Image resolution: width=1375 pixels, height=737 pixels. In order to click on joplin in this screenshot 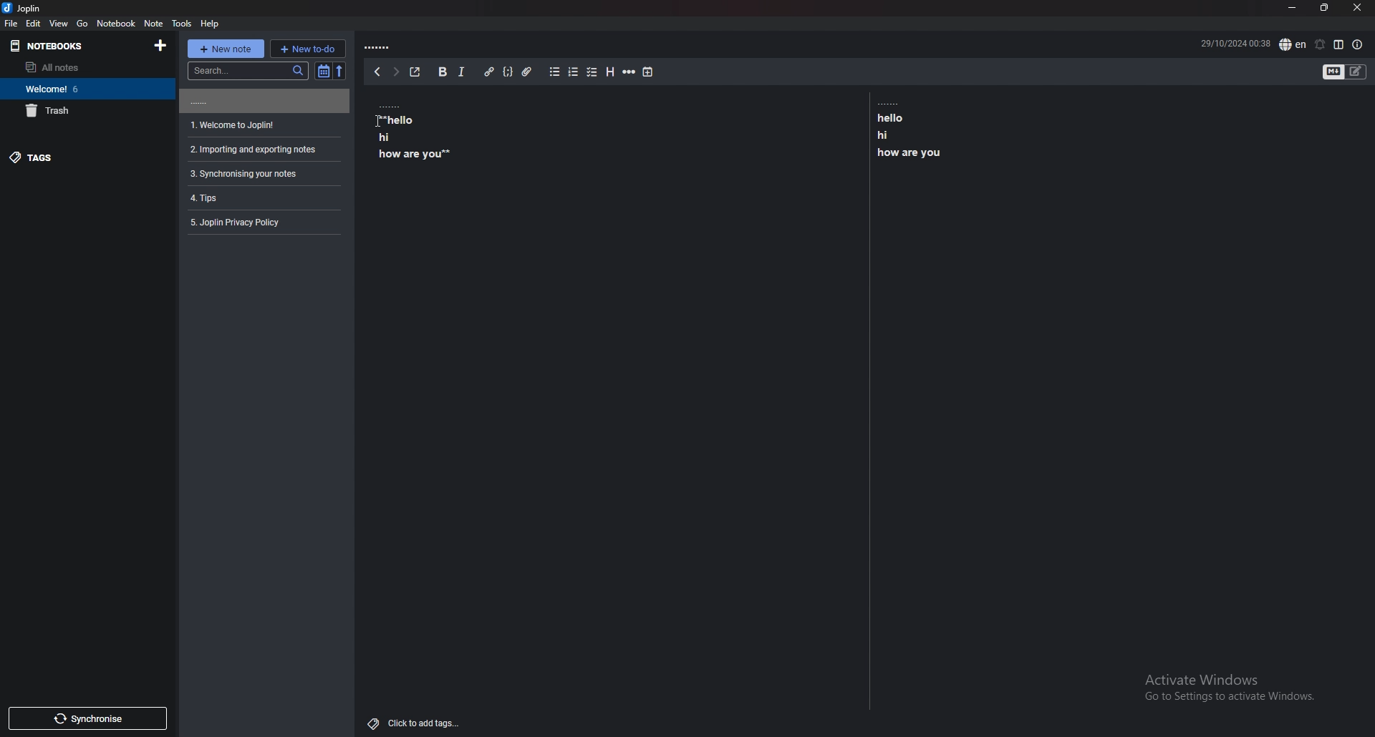, I will do `click(24, 9)`.